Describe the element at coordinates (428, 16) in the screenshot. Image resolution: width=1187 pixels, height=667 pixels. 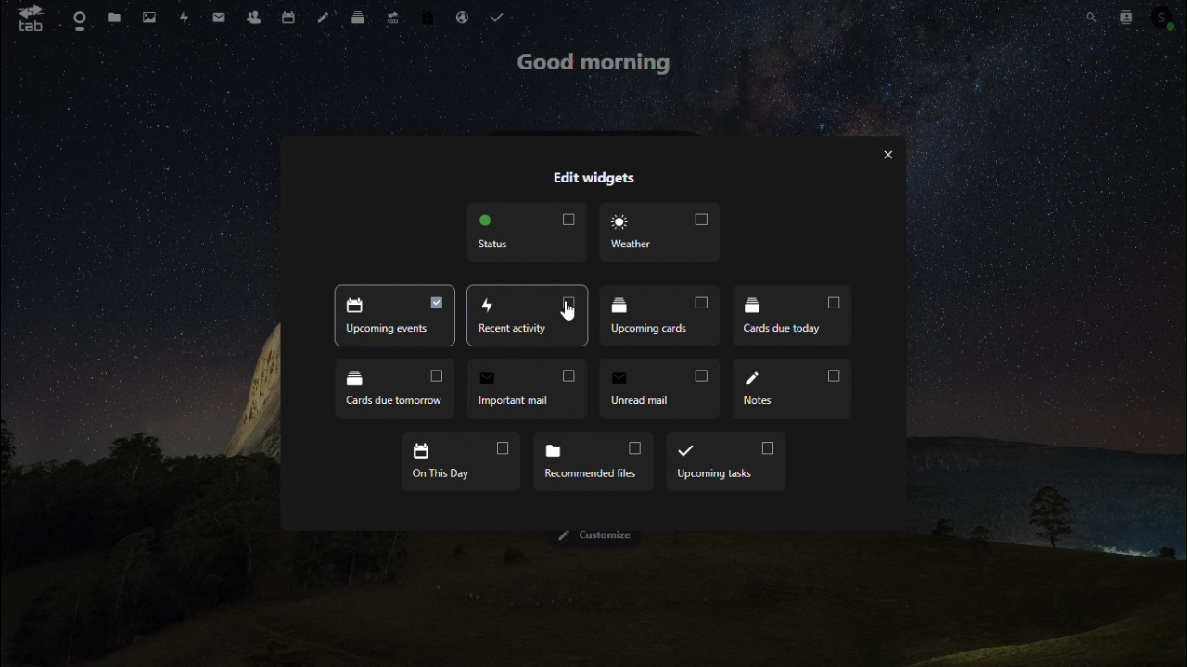
I see `free trial` at that location.